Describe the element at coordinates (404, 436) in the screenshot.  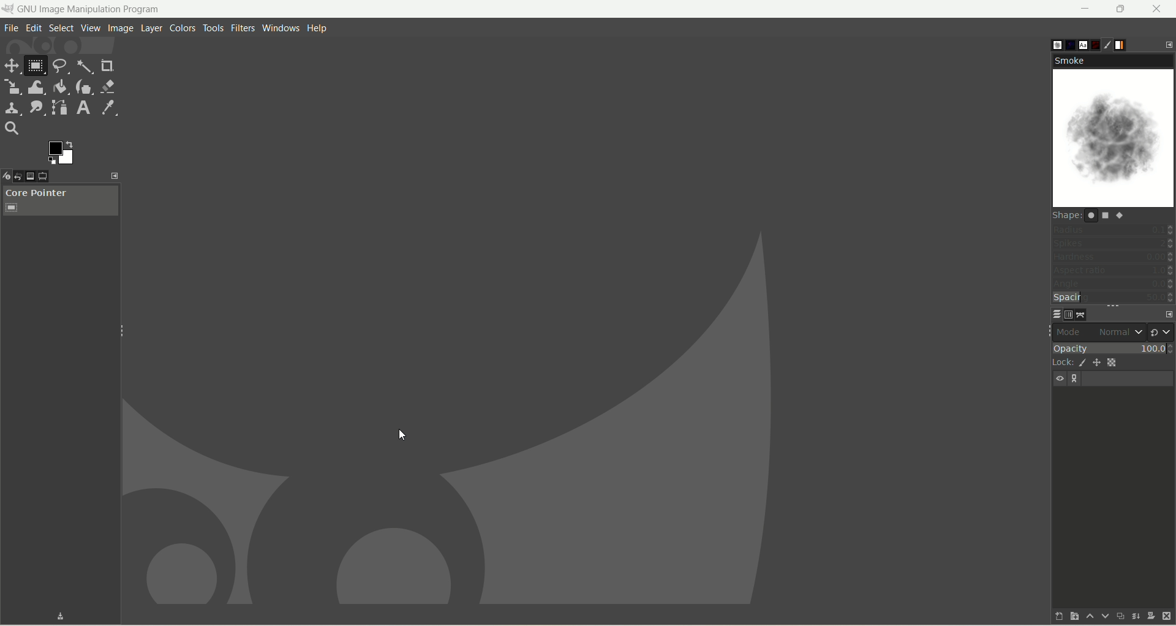
I see `cursor` at that location.